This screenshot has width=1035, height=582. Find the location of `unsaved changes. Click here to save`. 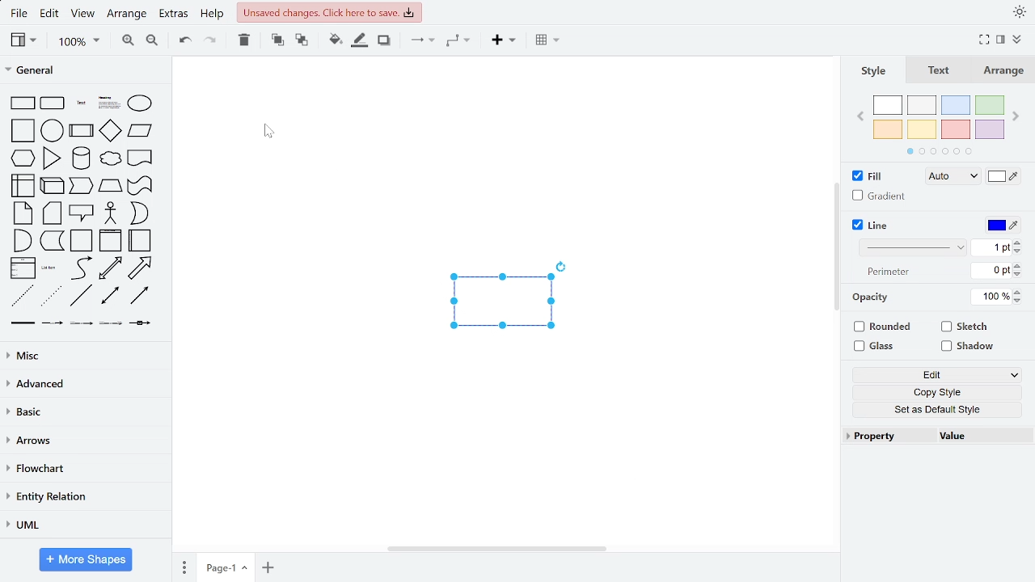

unsaved changes. Click here to save is located at coordinates (328, 12).